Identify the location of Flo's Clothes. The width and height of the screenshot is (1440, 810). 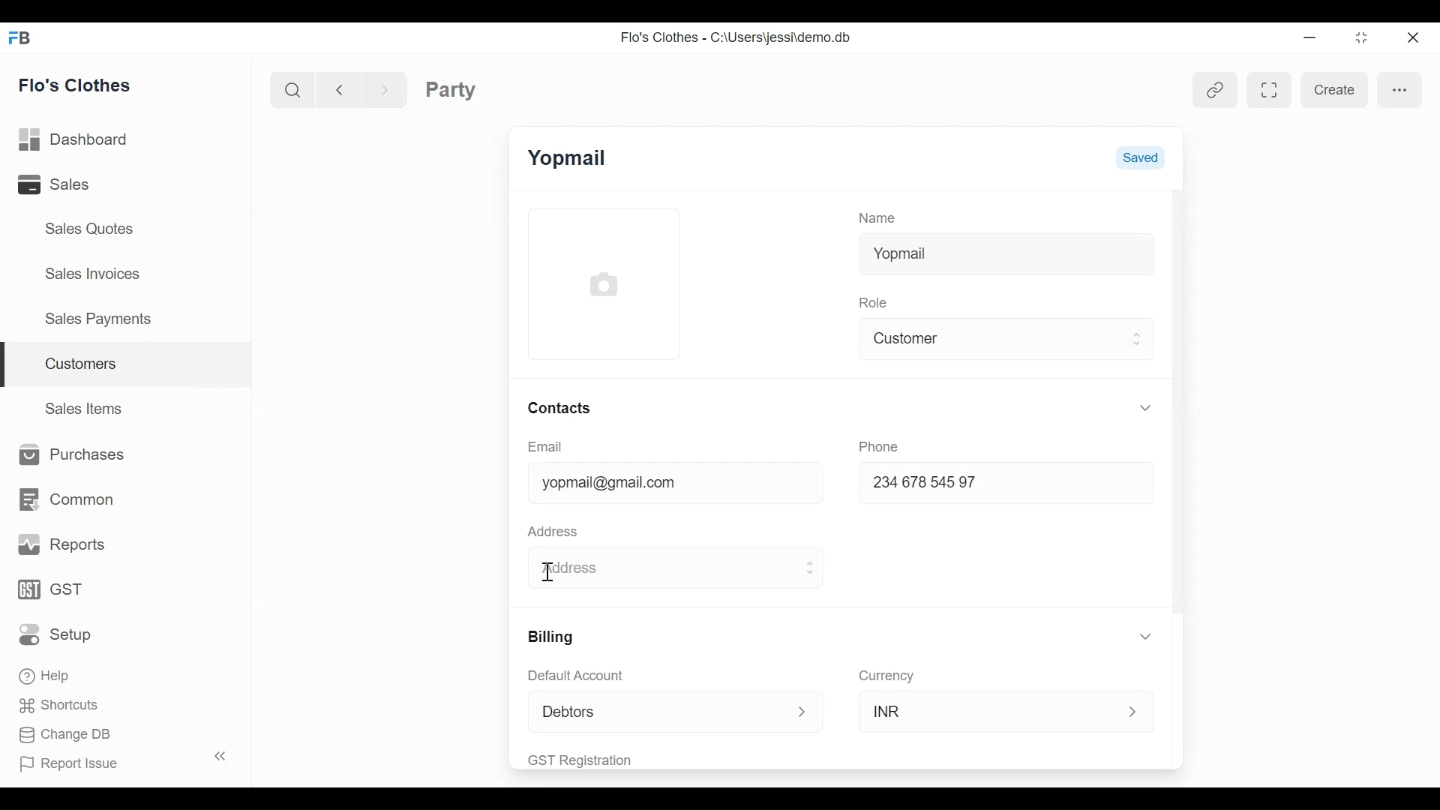
(77, 85).